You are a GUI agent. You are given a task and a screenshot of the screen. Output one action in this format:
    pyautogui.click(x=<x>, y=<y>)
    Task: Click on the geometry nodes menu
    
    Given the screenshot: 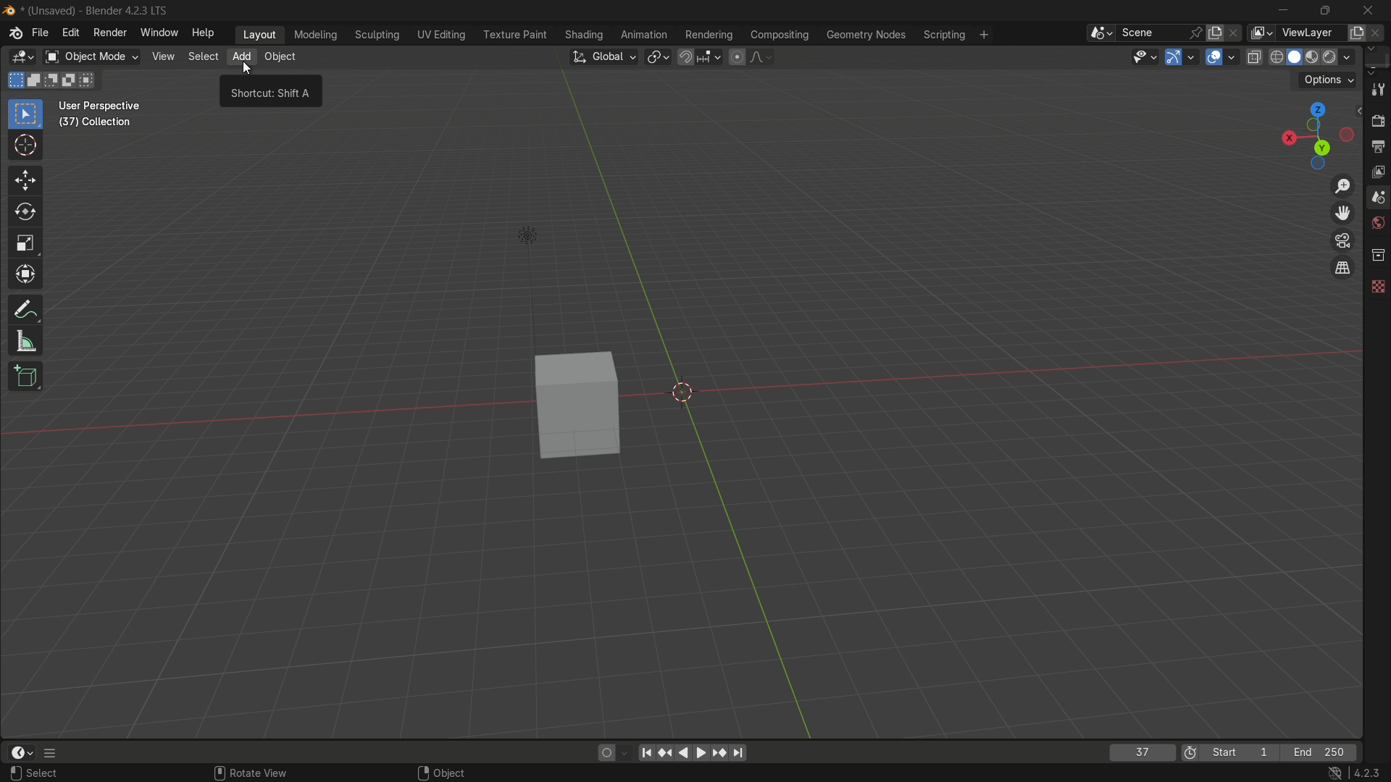 What is the action you would take?
    pyautogui.click(x=865, y=35)
    